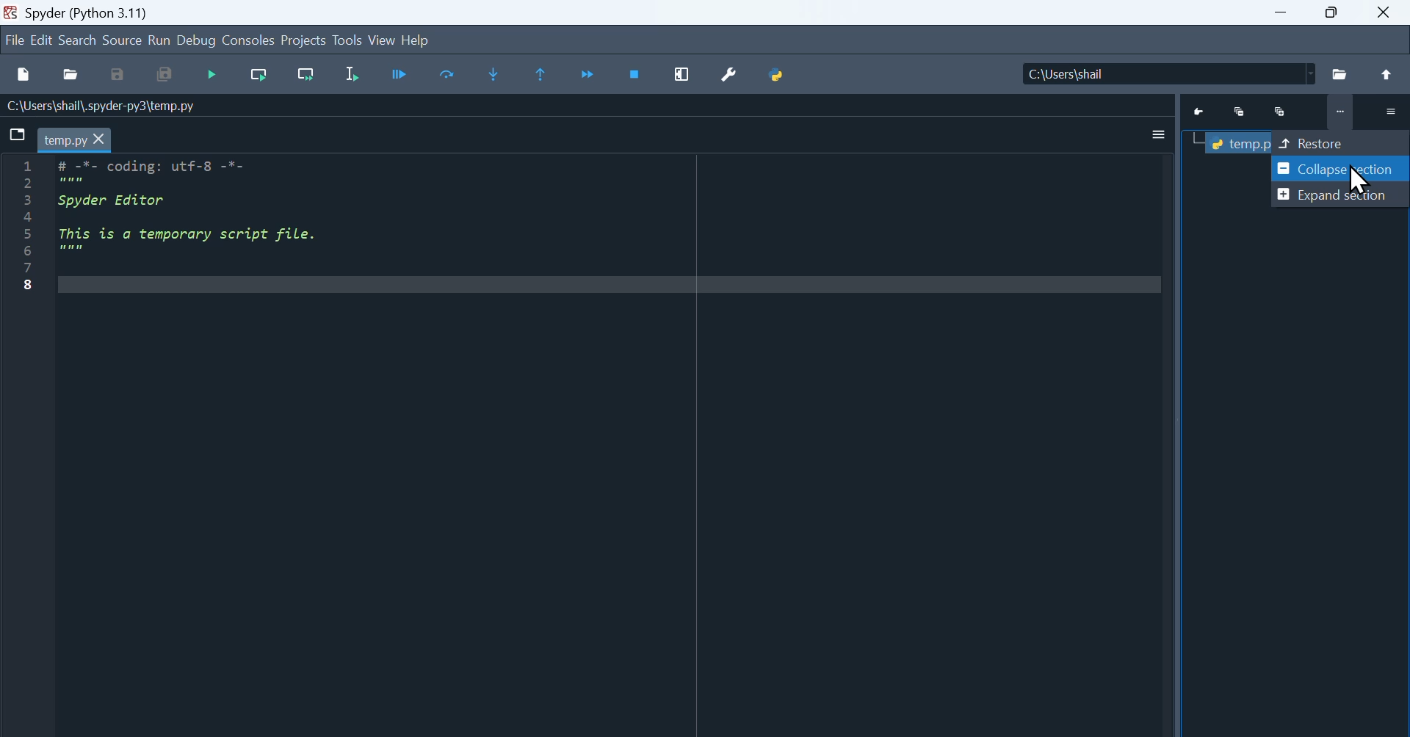 This screenshot has width=1410, height=737. I want to click on Python path manager, so click(777, 76).